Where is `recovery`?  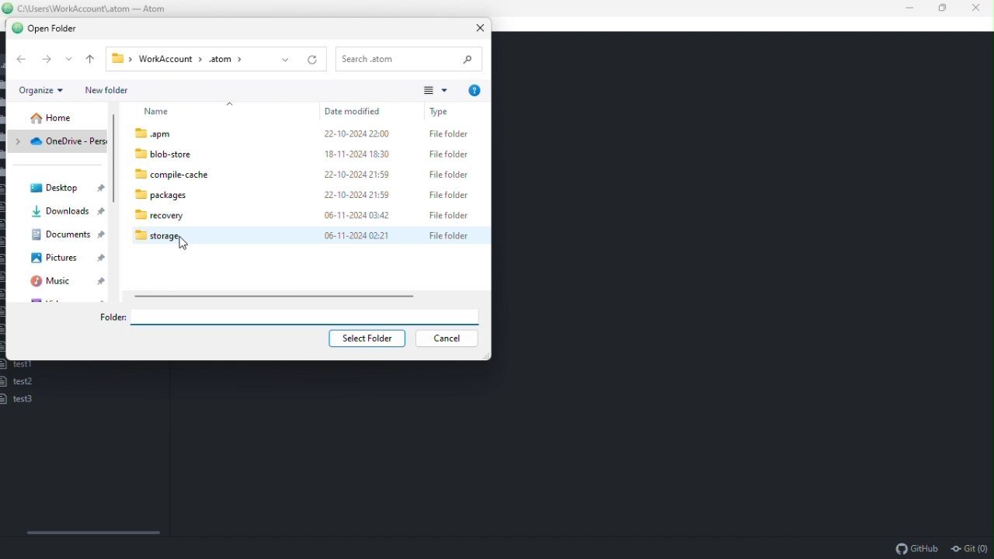
recovery is located at coordinates (303, 217).